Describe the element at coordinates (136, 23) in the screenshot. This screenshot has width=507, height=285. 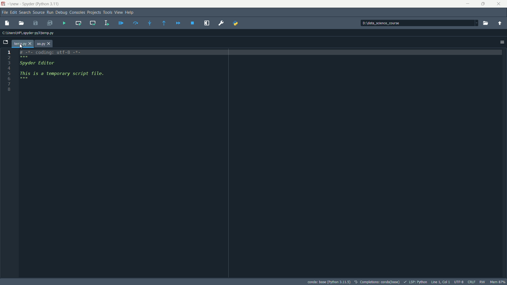
I see `execute current line` at that location.